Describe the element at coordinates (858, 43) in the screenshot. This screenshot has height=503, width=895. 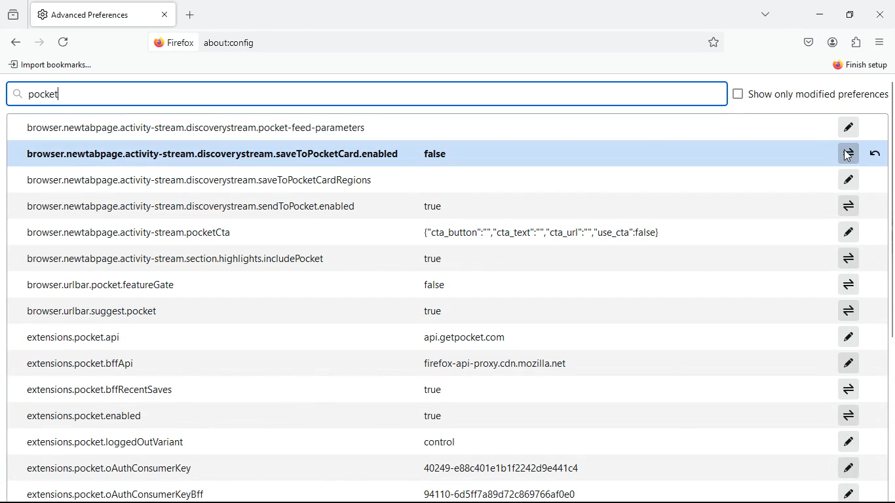
I see `extentions` at that location.